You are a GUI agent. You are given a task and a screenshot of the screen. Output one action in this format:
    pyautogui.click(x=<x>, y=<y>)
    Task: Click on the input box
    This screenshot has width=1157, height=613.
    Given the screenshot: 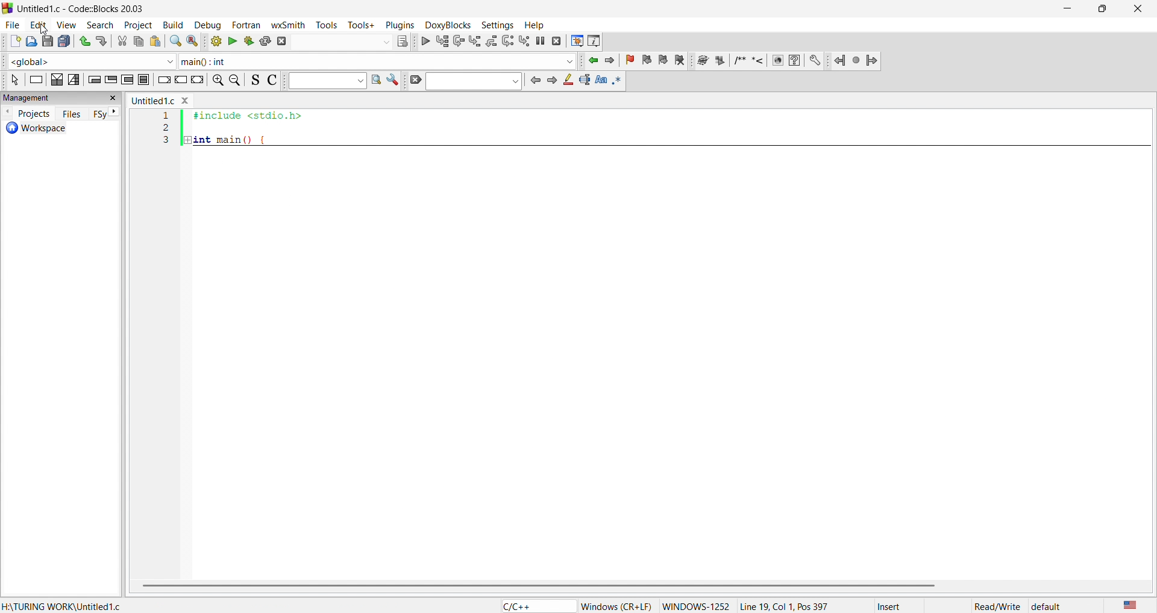 What is the action you would take?
    pyautogui.click(x=341, y=40)
    